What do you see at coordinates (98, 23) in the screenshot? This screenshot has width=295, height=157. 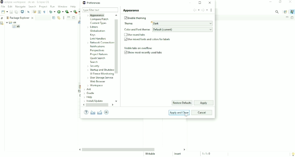 I see `Content Types` at bounding box center [98, 23].